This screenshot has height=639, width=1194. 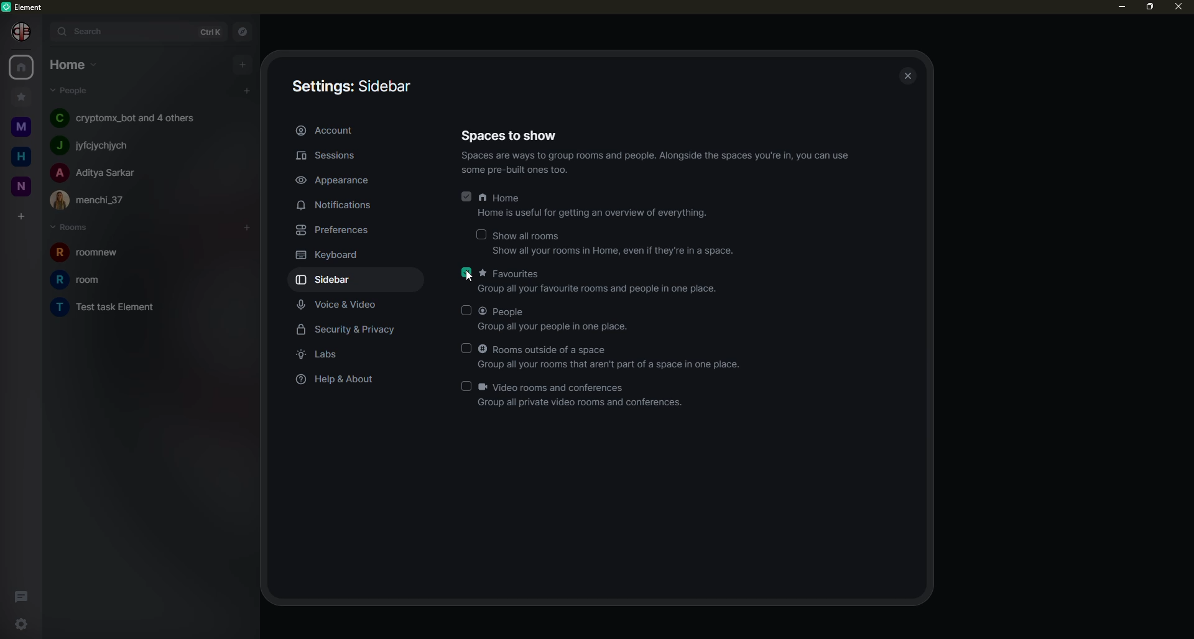 I want to click on home, so click(x=72, y=65).